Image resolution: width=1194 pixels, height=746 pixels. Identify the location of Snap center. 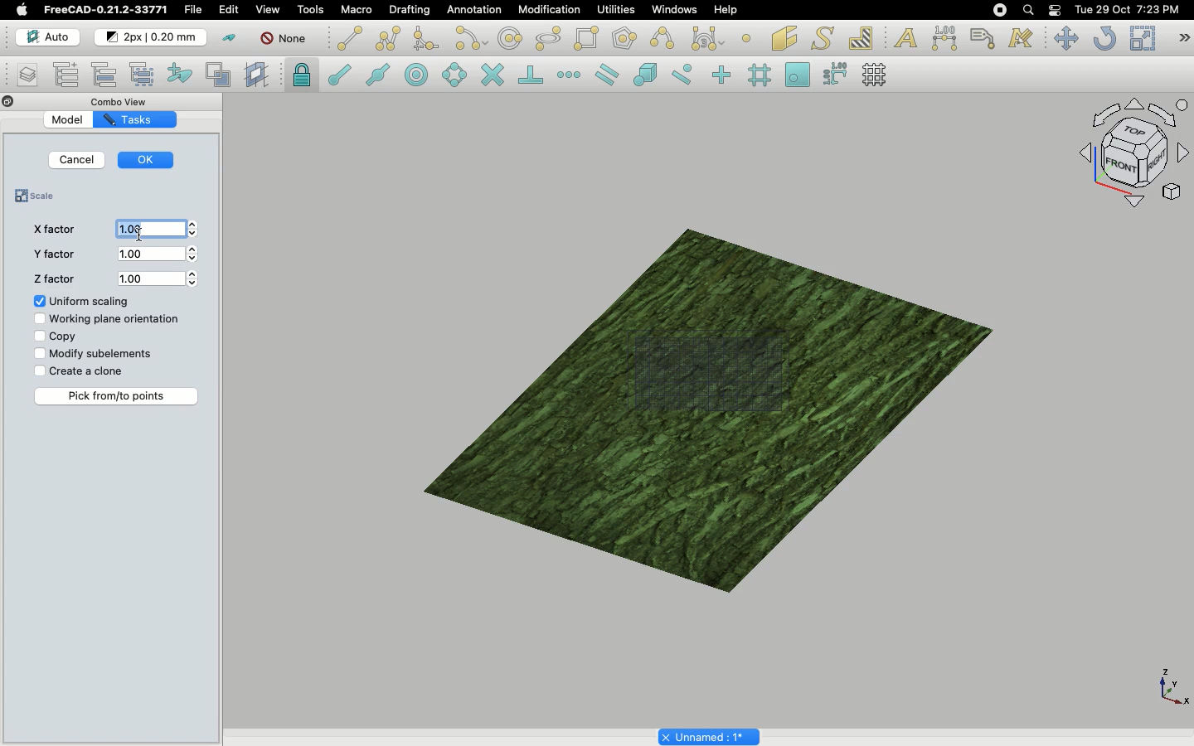
(415, 75).